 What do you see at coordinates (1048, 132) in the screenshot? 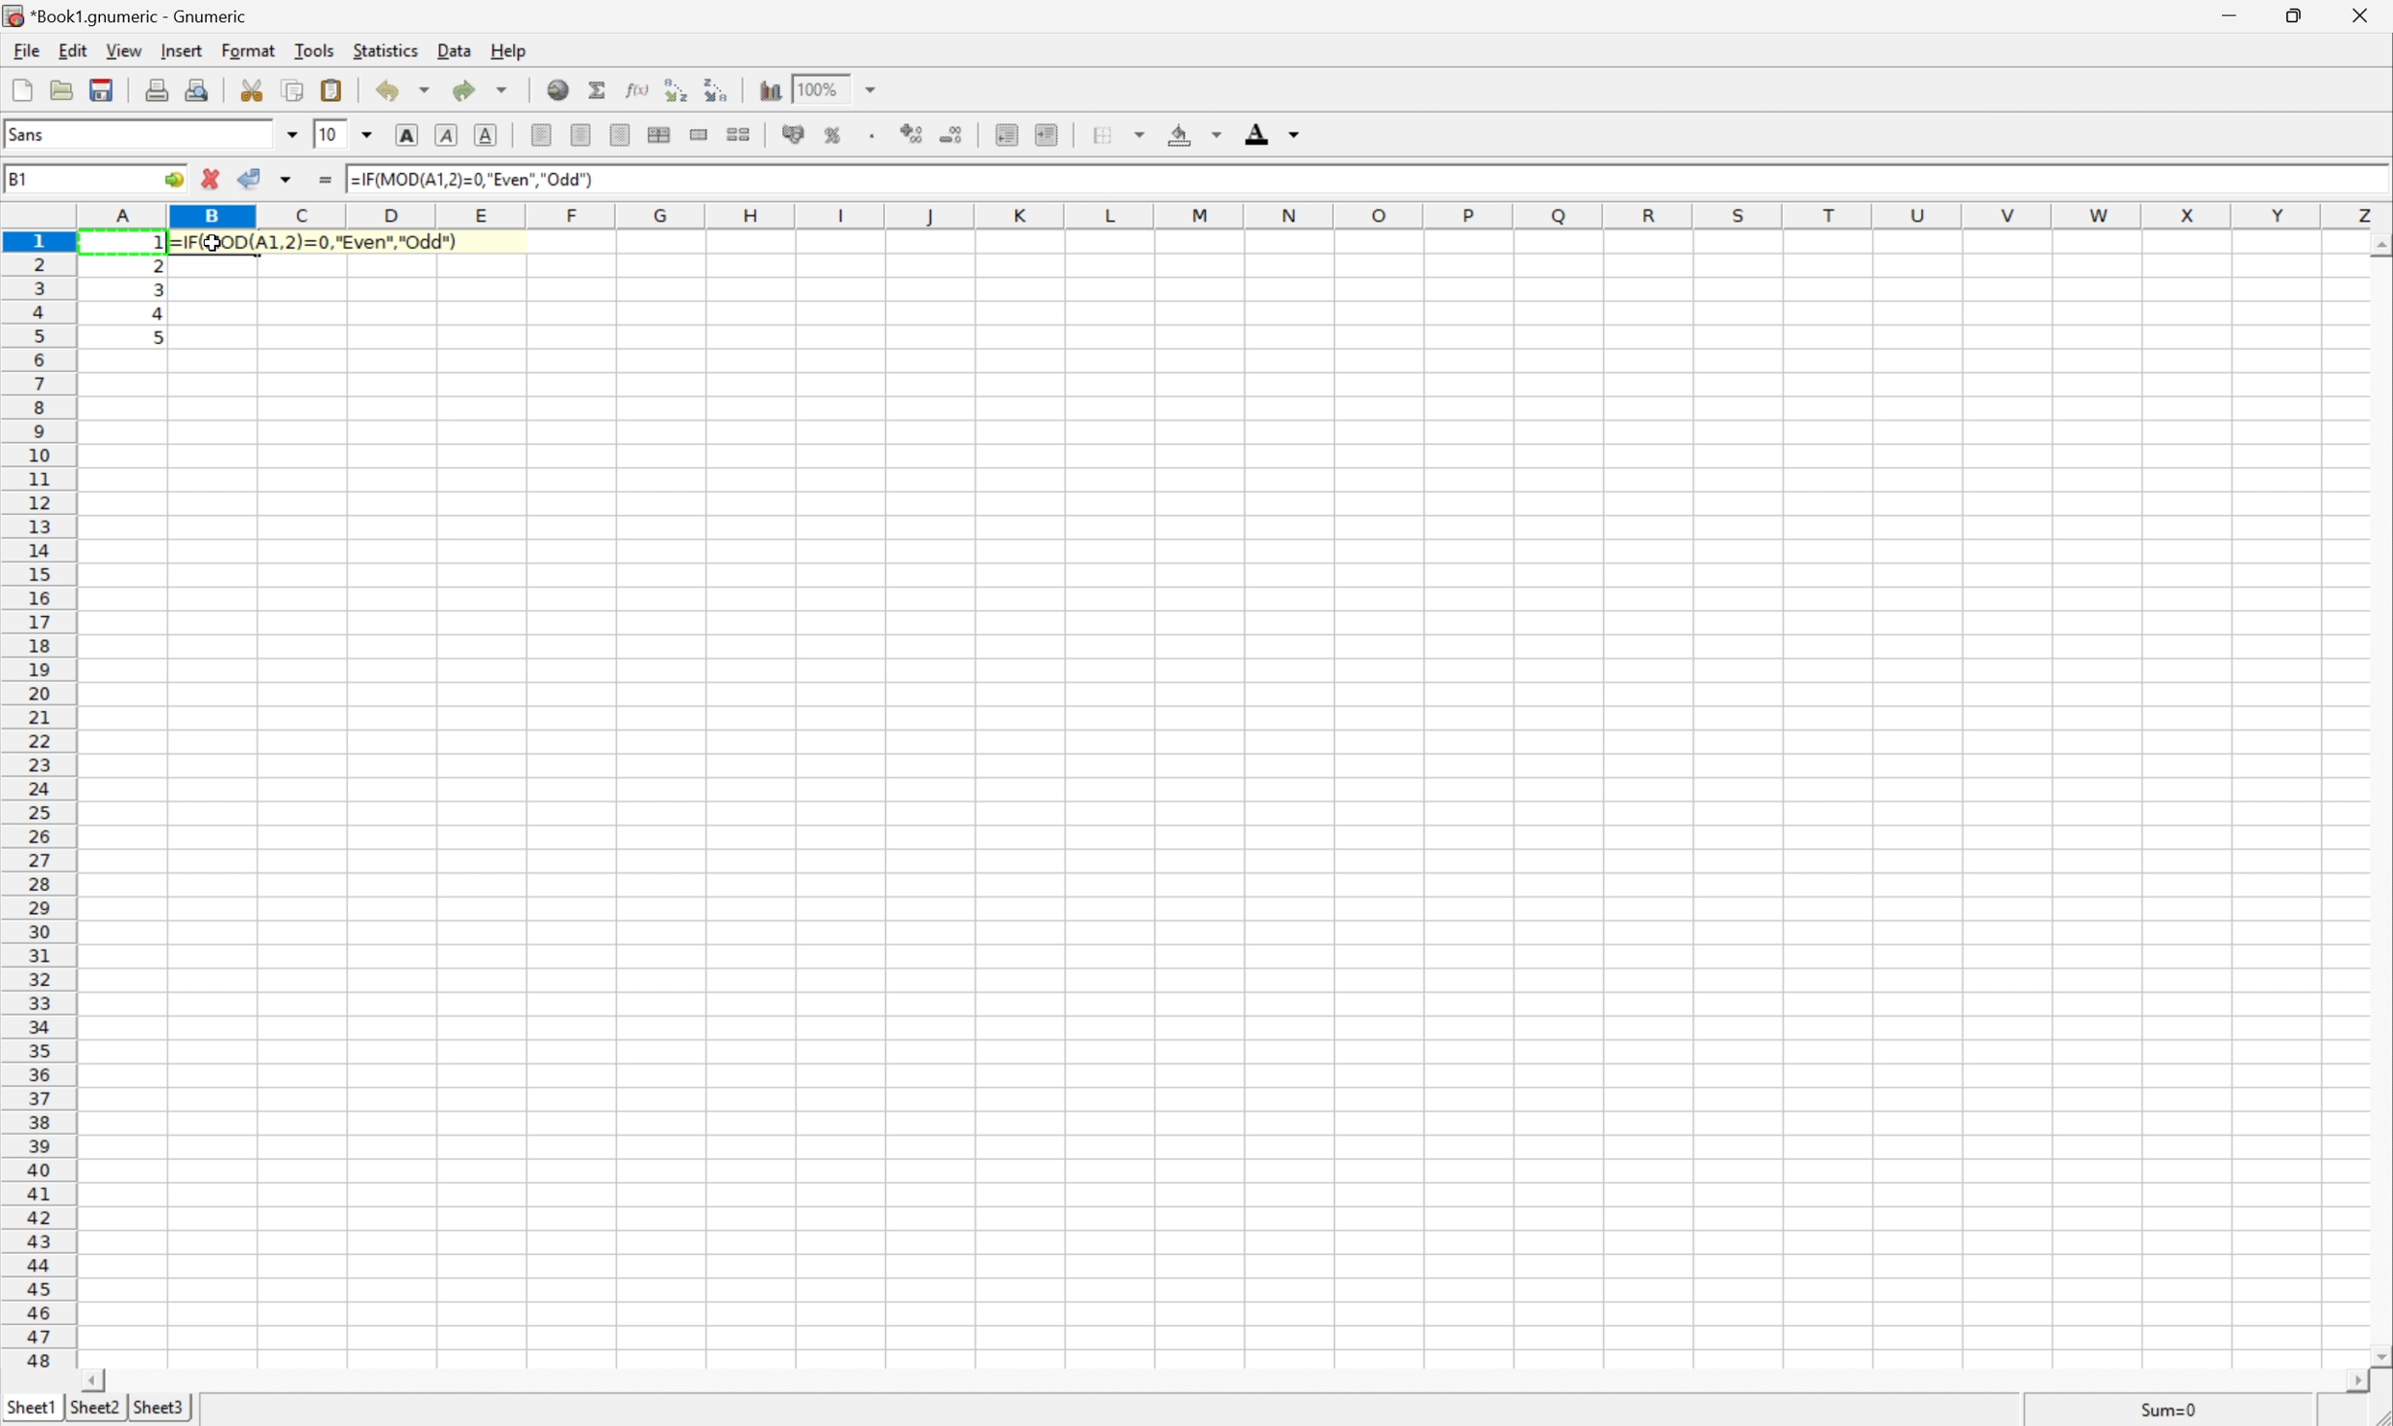
I see `Increase indent, and align the contents to the left` at bounding box center [1048, 132].